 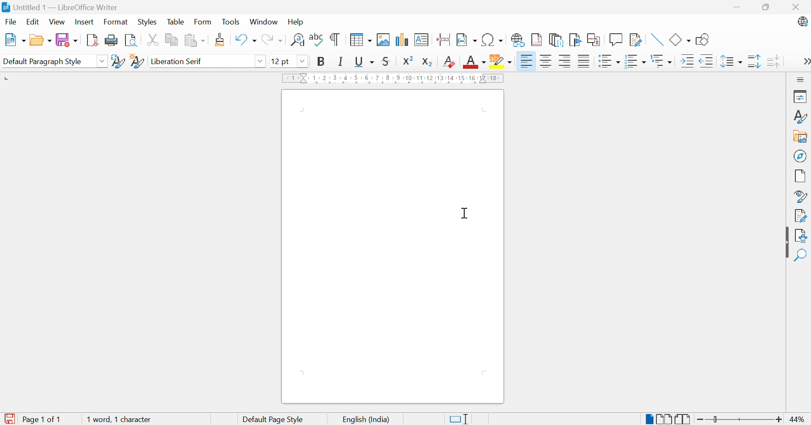 What do you see at coordinates (15, 39) in the screenshot?
I see `New` at bounding box center [15, 39].